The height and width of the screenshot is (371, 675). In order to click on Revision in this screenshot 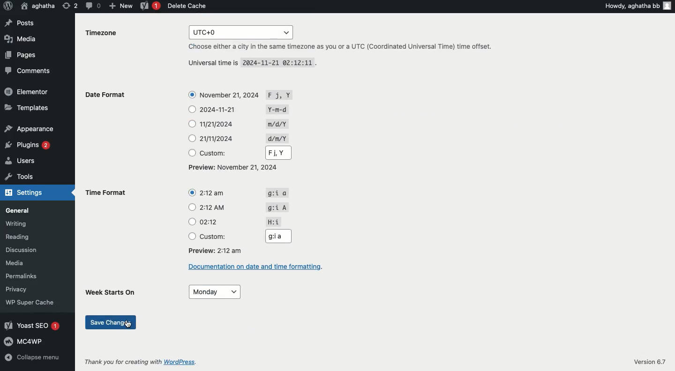, I will do `click(68, 7)`.